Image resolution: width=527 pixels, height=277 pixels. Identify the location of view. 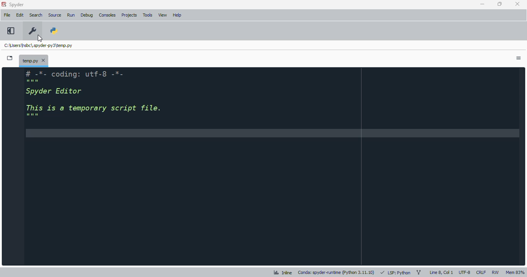
(162, 15).